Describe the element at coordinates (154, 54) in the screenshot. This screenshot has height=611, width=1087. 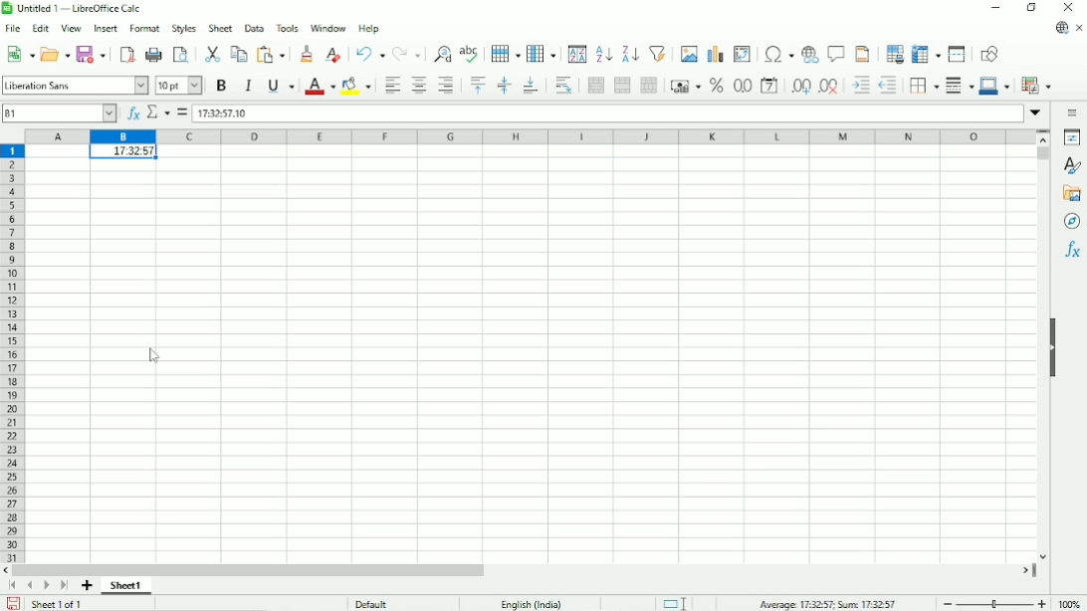
I see `Print` at that location.